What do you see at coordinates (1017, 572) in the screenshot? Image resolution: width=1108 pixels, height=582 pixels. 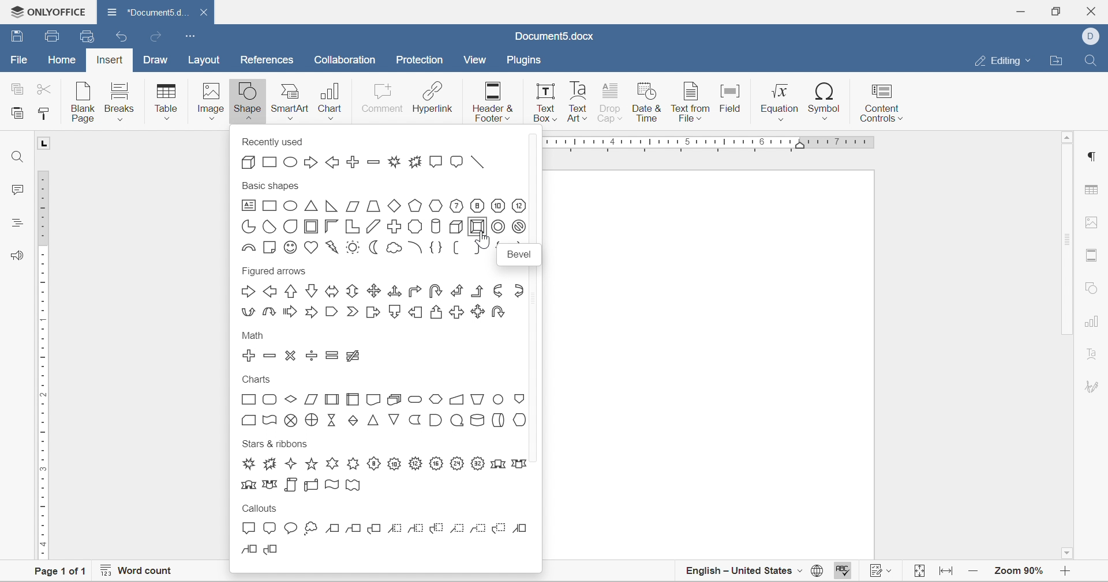 I see `zoom 90%` at bounding box center [1017, 572].